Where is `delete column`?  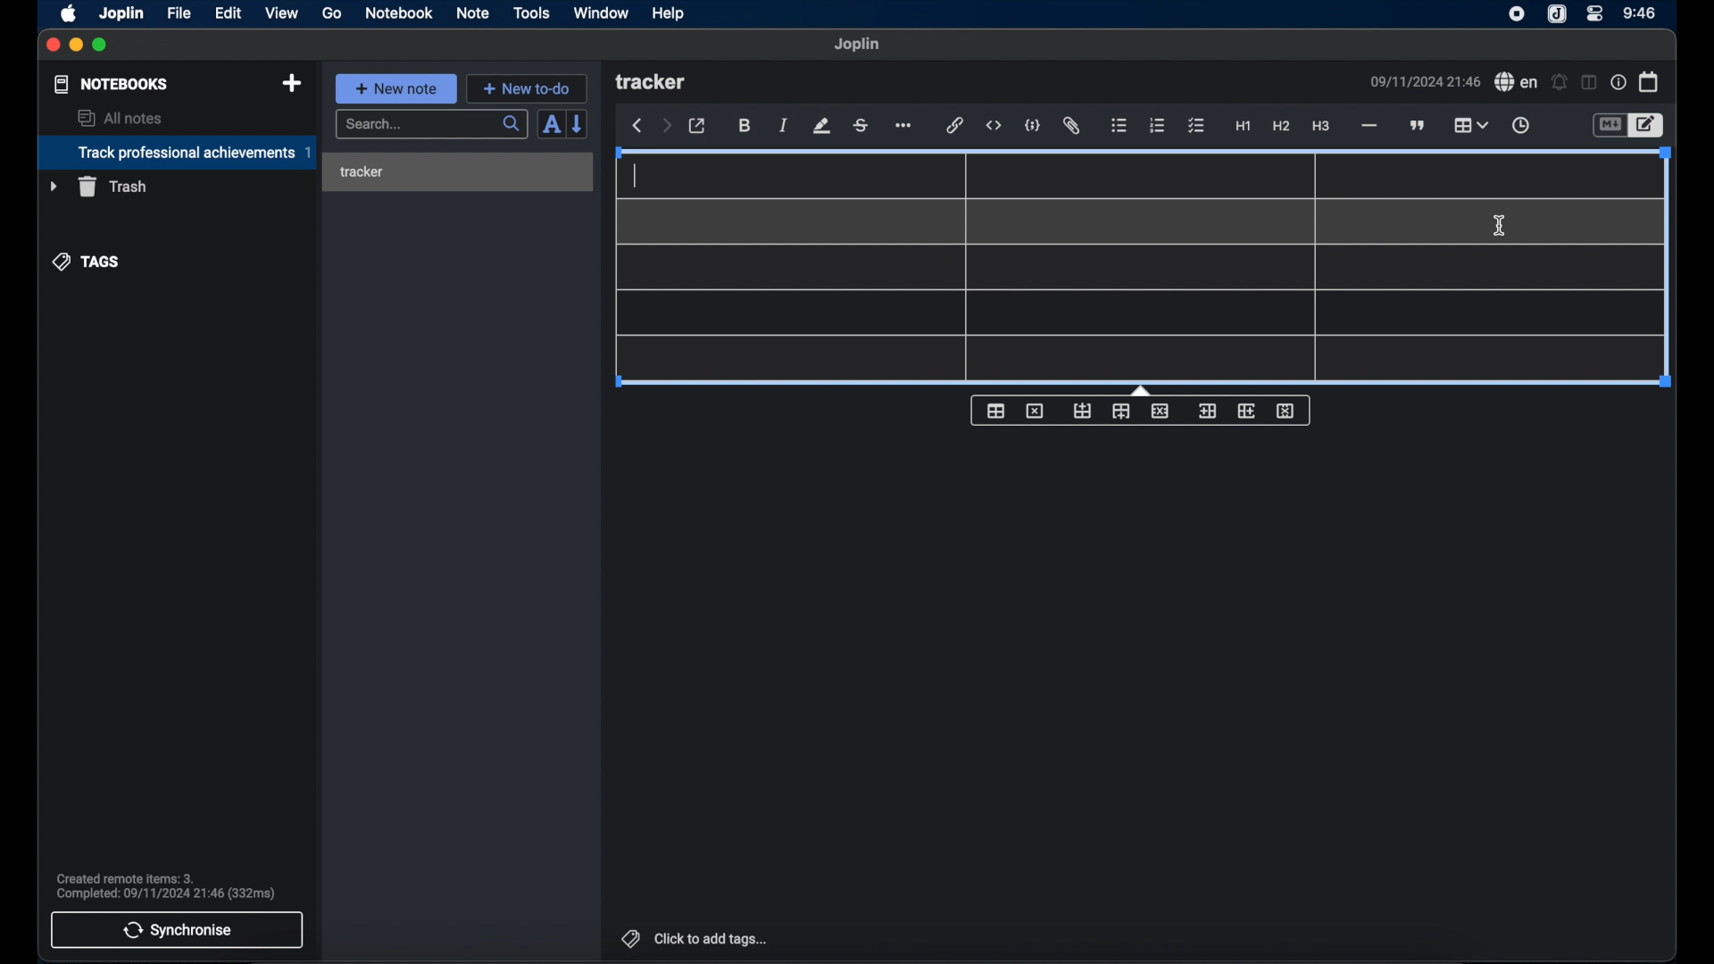 delete column is located at coordinates (1286, 411).